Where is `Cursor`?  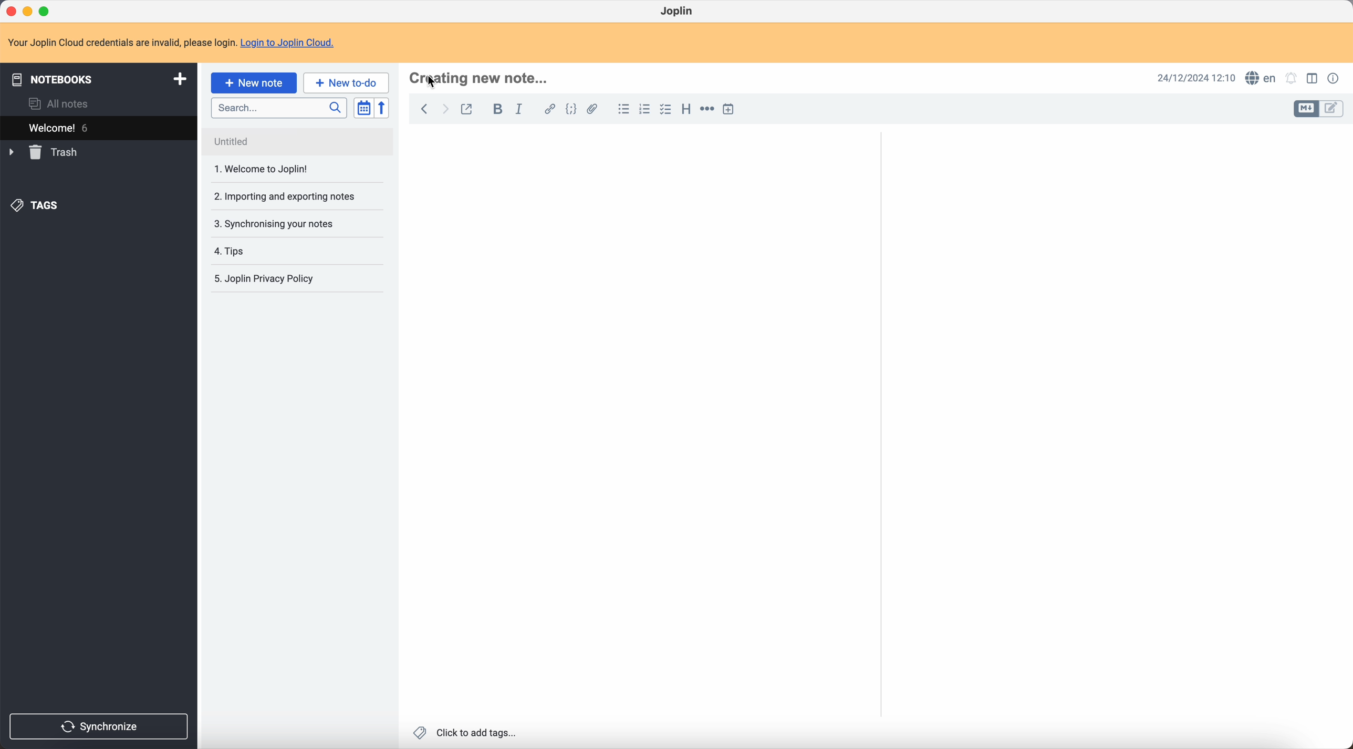
Cursor is located at coordinates (434, 83).